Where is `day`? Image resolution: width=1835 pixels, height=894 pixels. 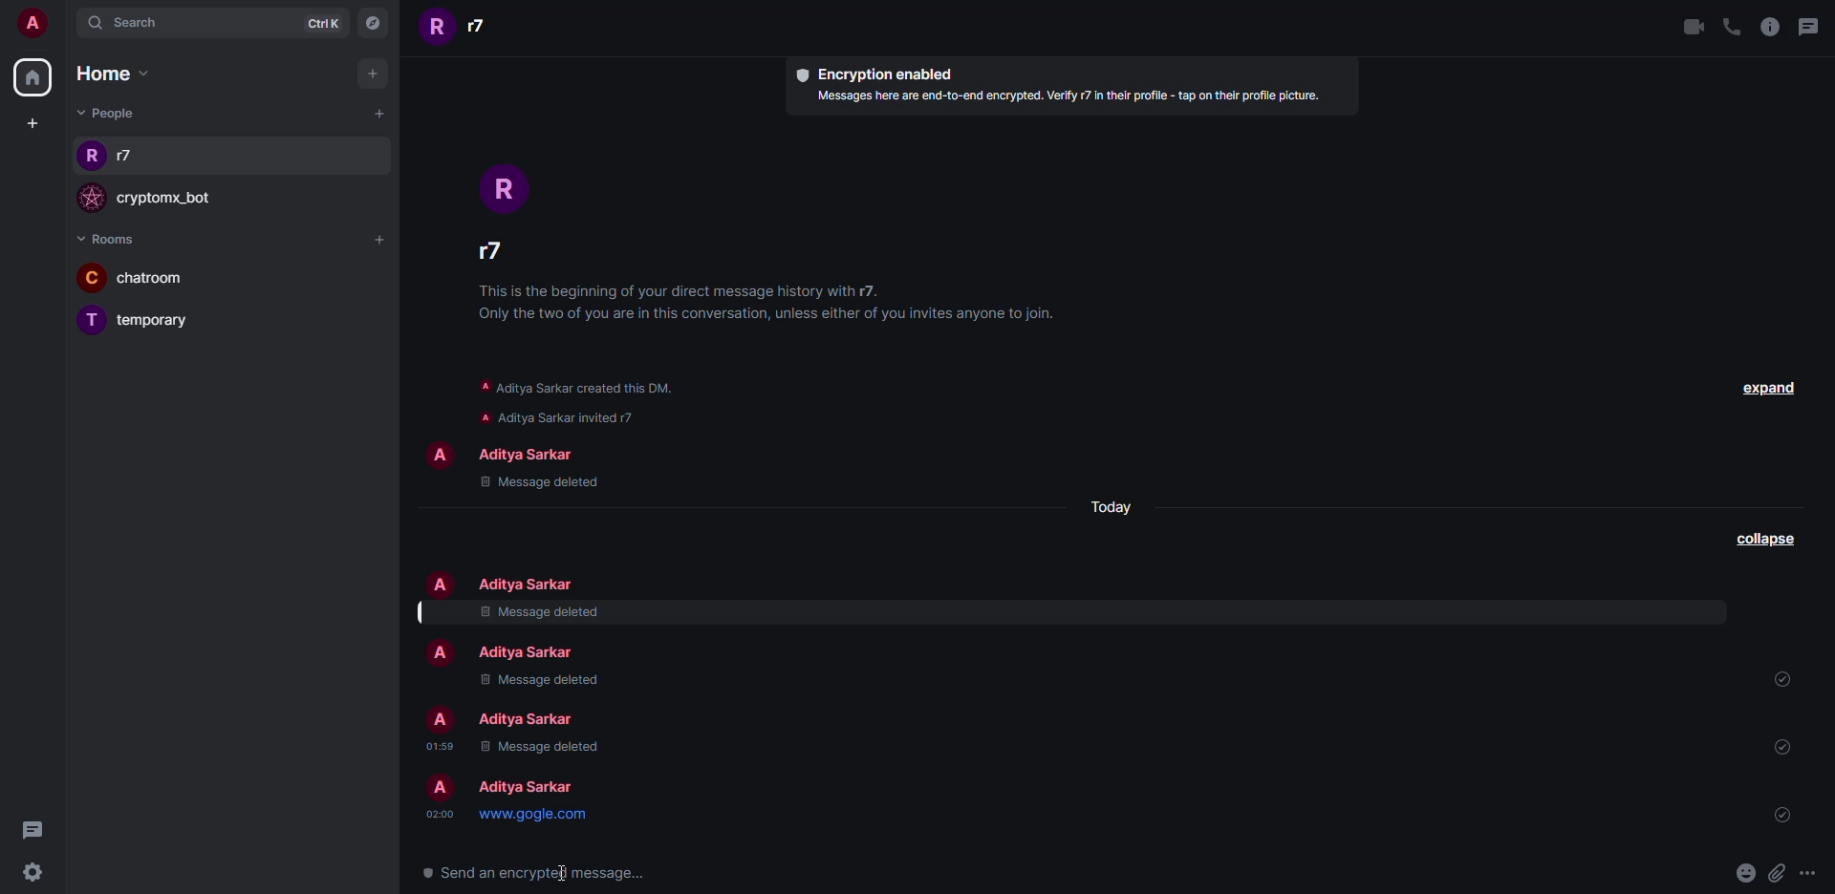
day is located at coordinates (1112, 510).